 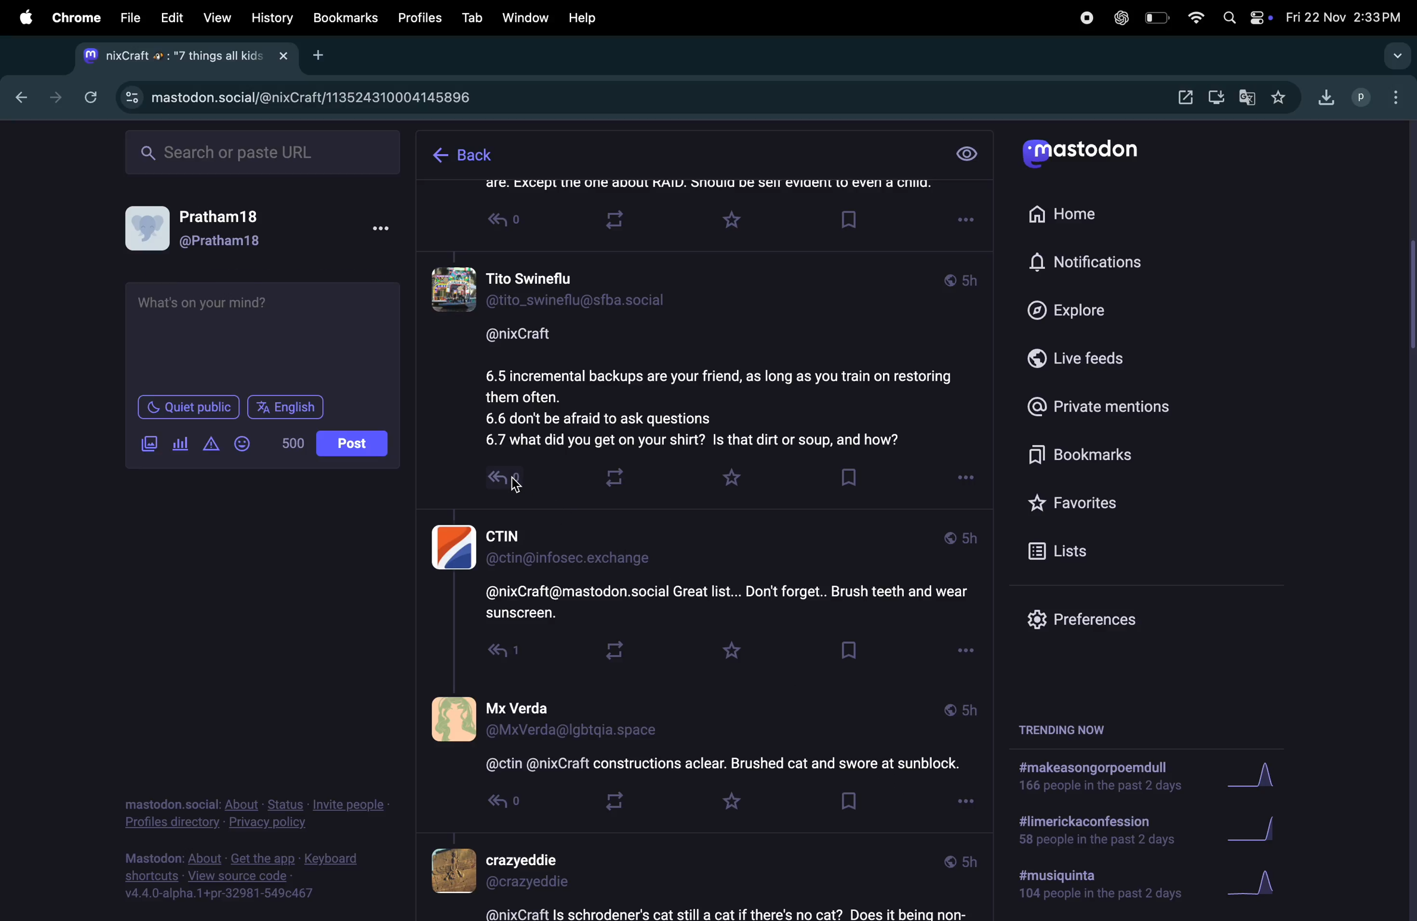 I want to click on record, so click(x=1084, y=18).